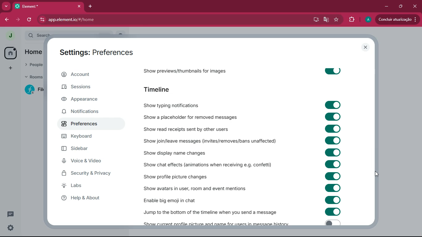 This screenshot has width=422, height=237. I want to click on app.element.io/#/home, so click(100, 19).